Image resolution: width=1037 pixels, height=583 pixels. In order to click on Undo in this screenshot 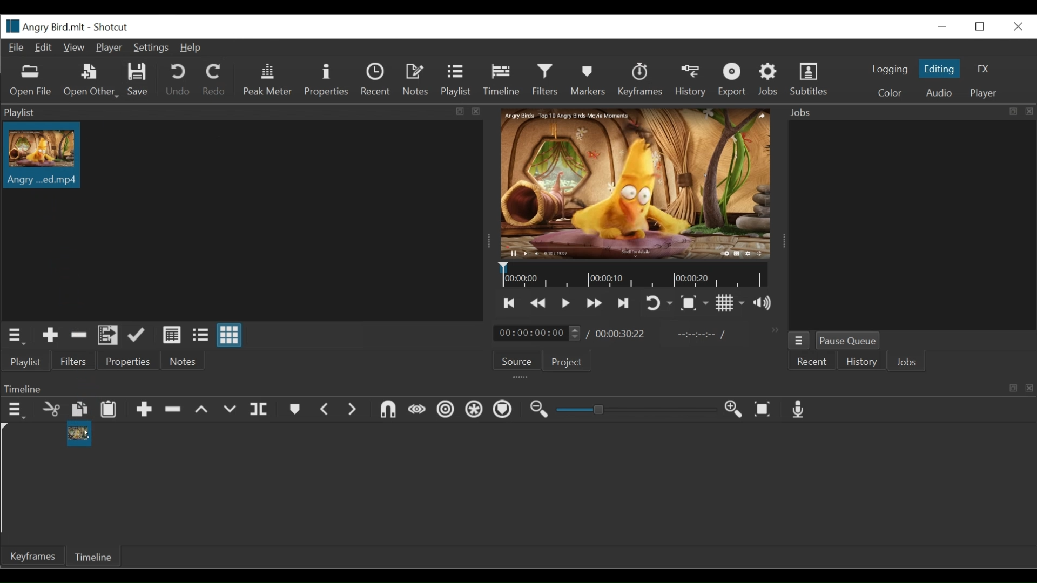, I will do `click(180, 80)`.